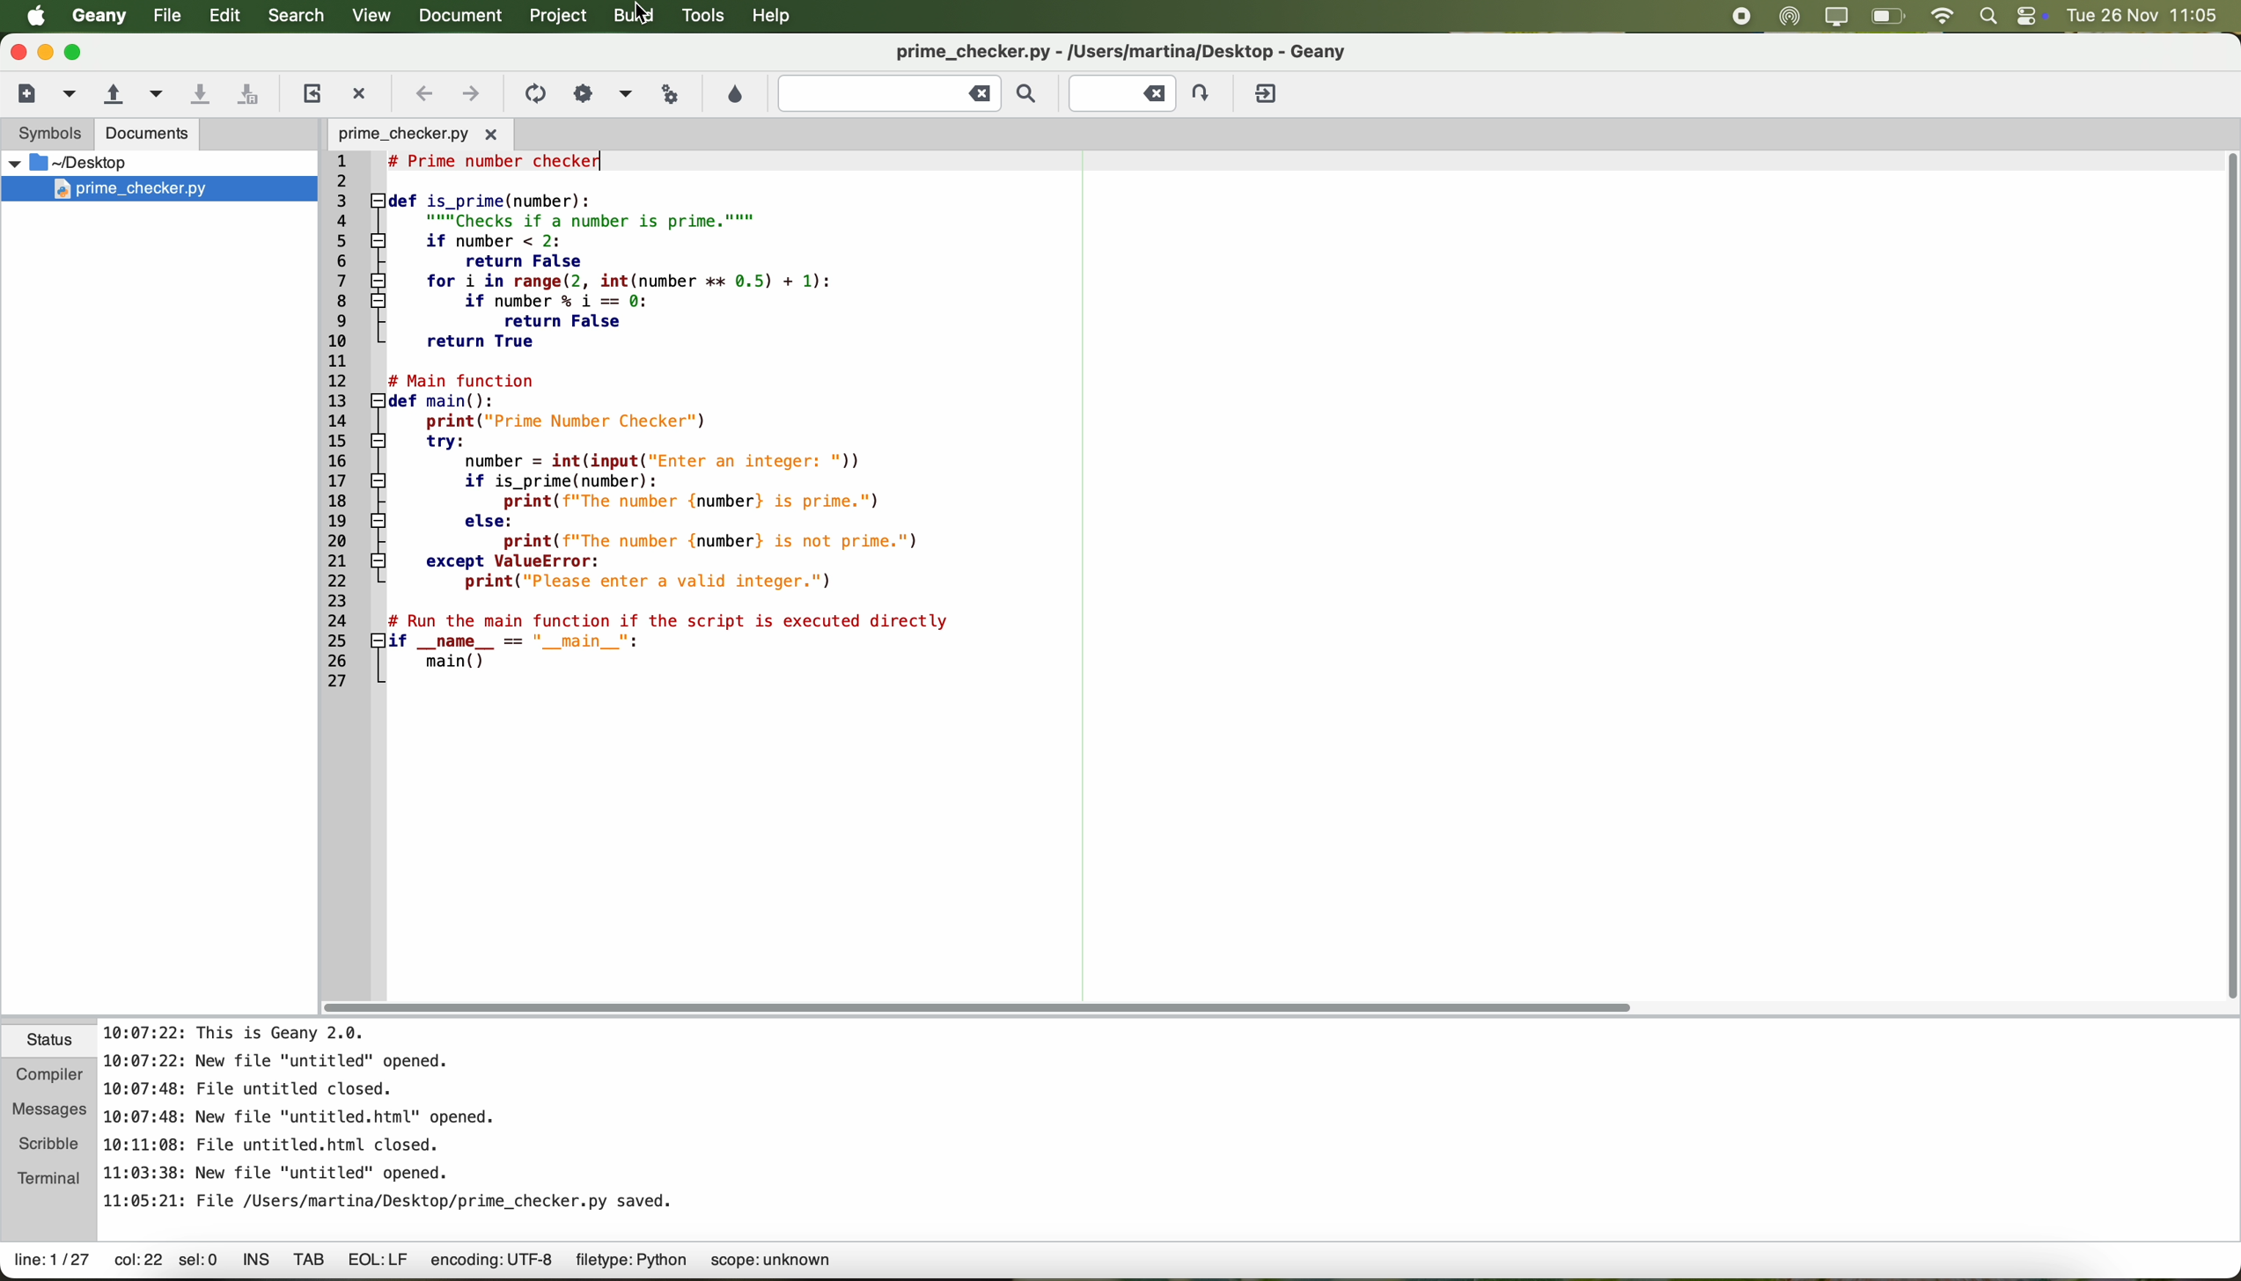  Describe the element at coordinates (581, 91) in the screenshot. I see `icon` at that location.